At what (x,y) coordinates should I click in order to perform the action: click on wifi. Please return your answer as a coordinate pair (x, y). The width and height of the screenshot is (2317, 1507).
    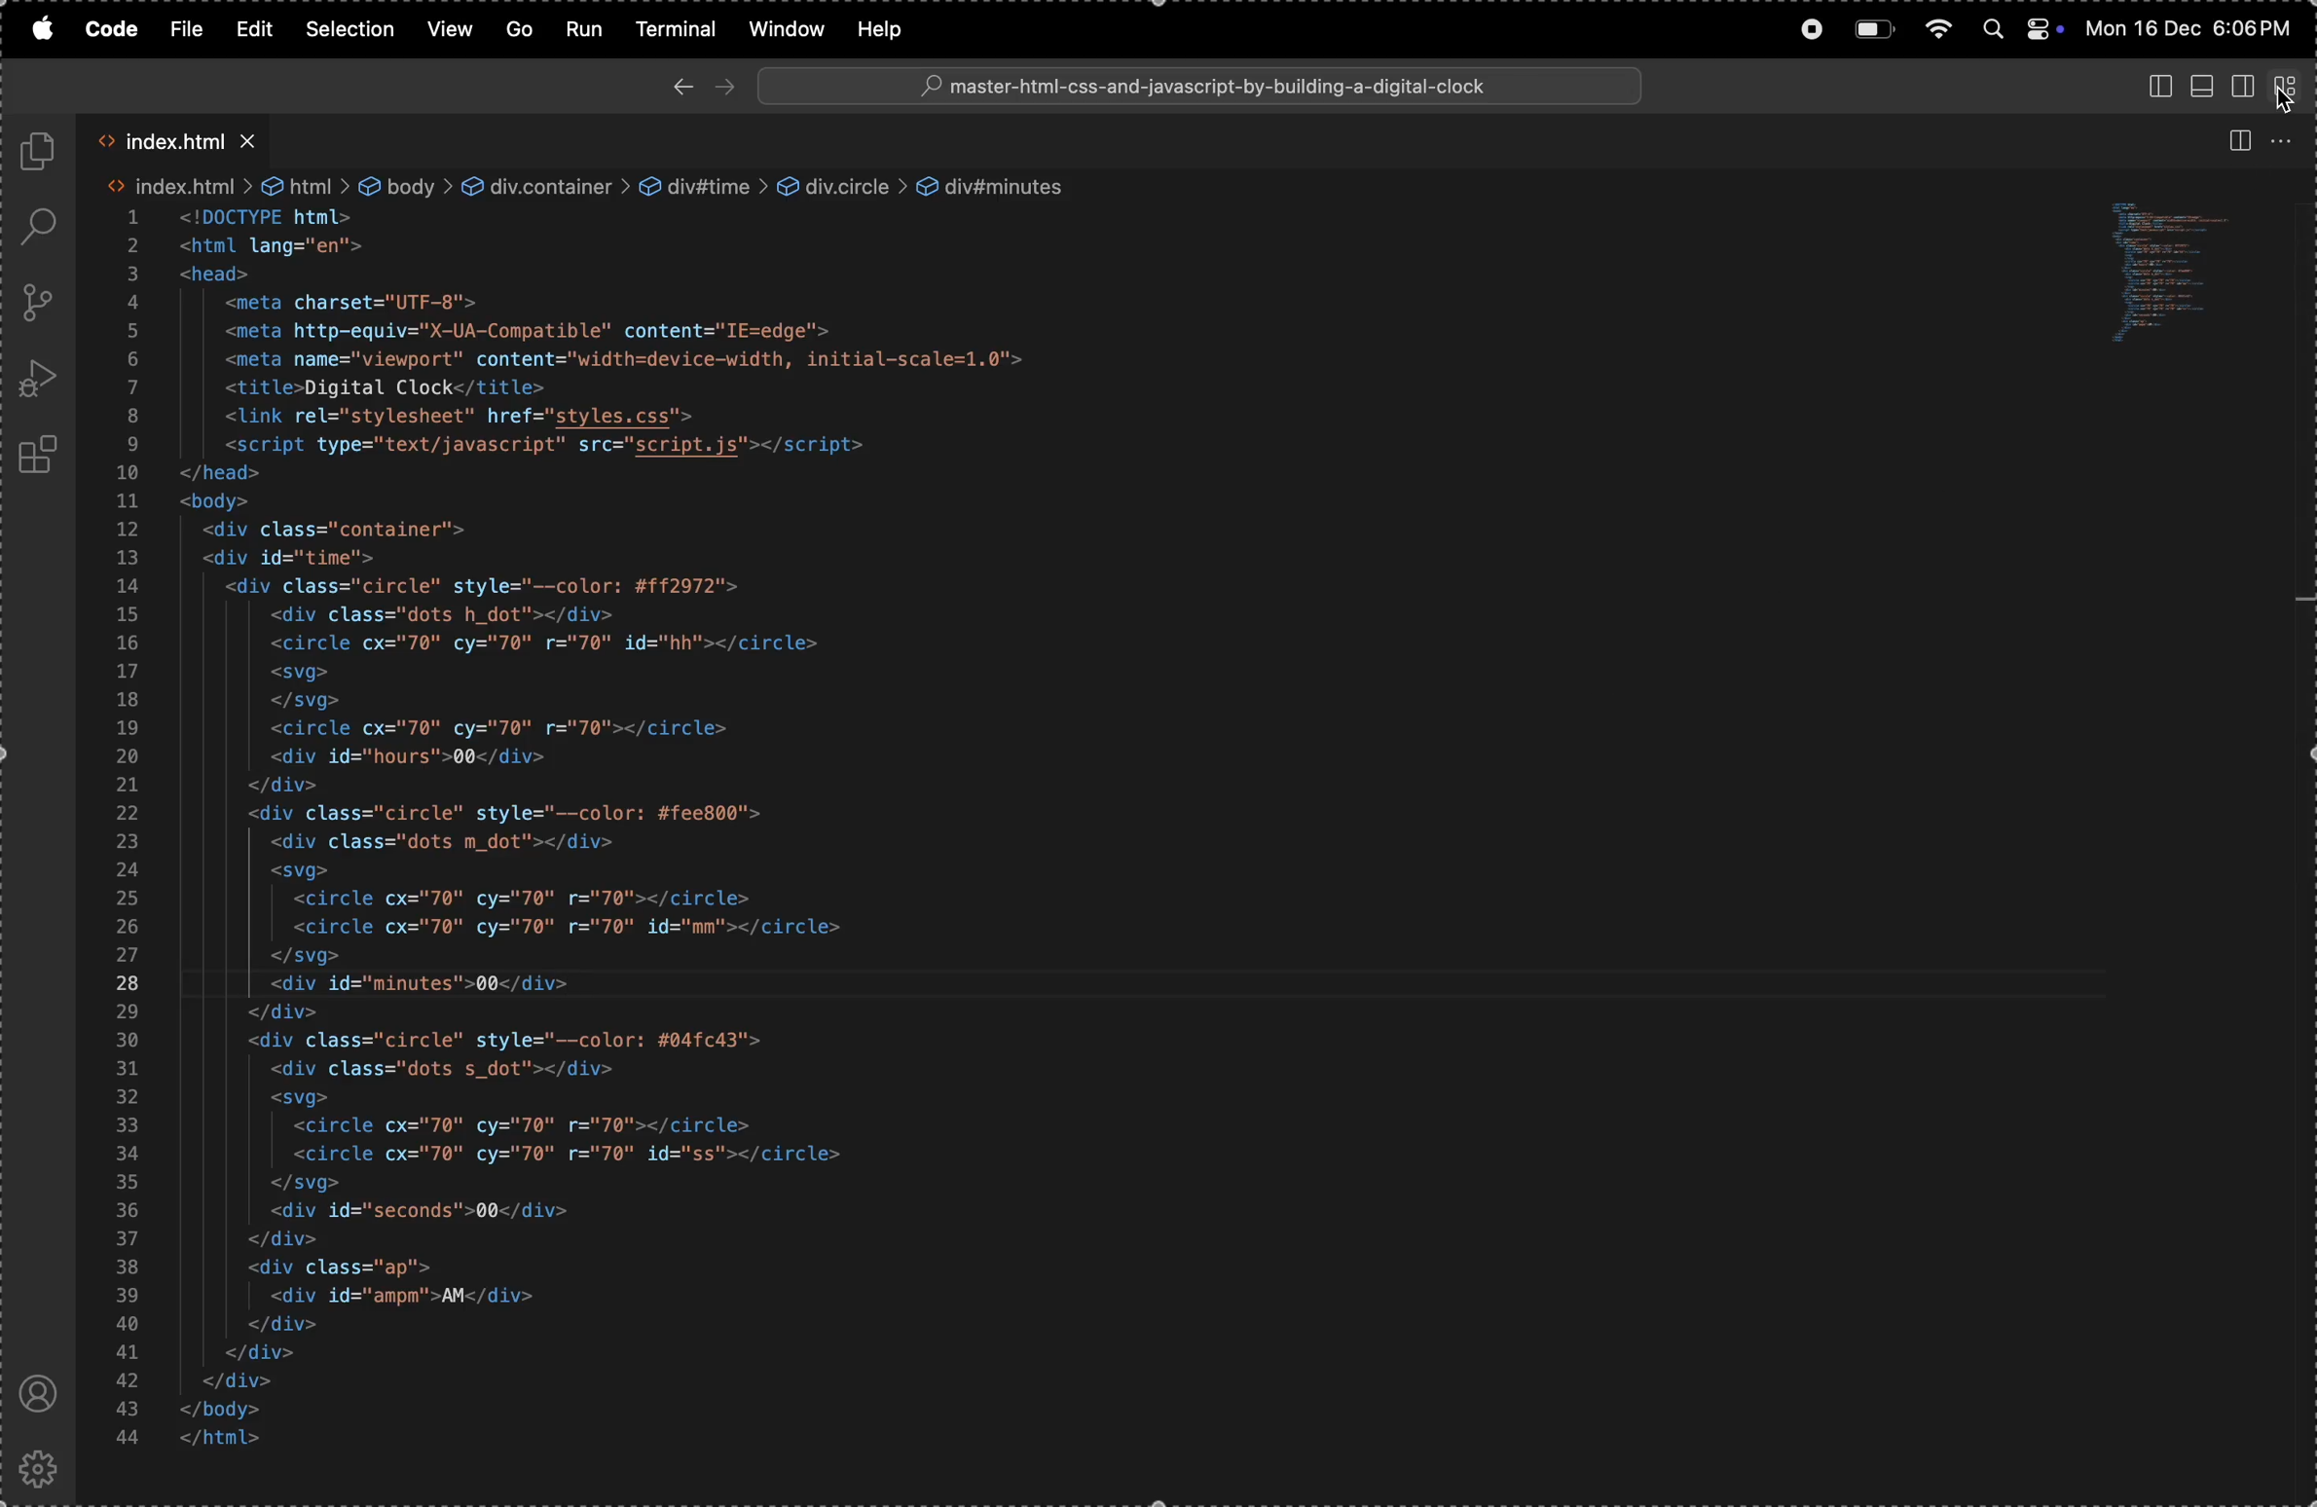
    Looking at the image, I should click on (1935, 27).